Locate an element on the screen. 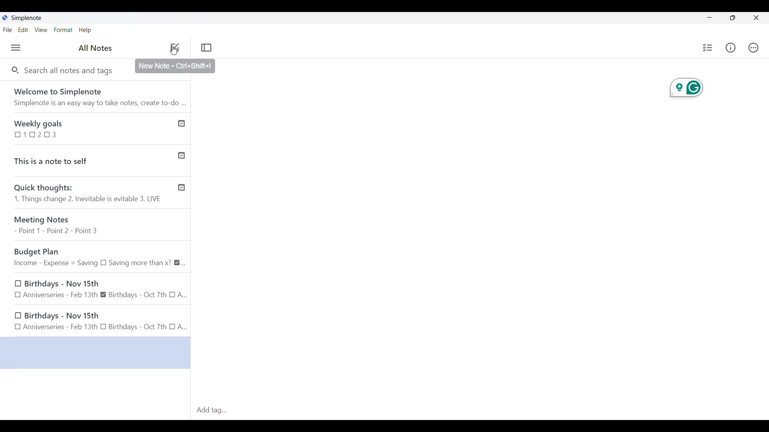 The image size is (769, 432). Minimize is located at coordinates (709, 18).